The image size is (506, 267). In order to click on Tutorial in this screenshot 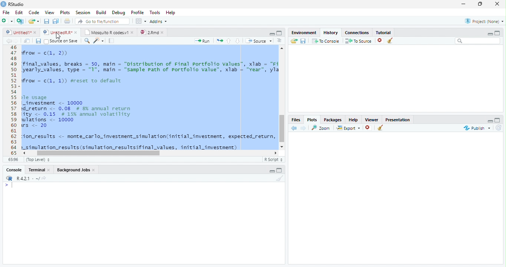, I will do `click(382, 32)`.